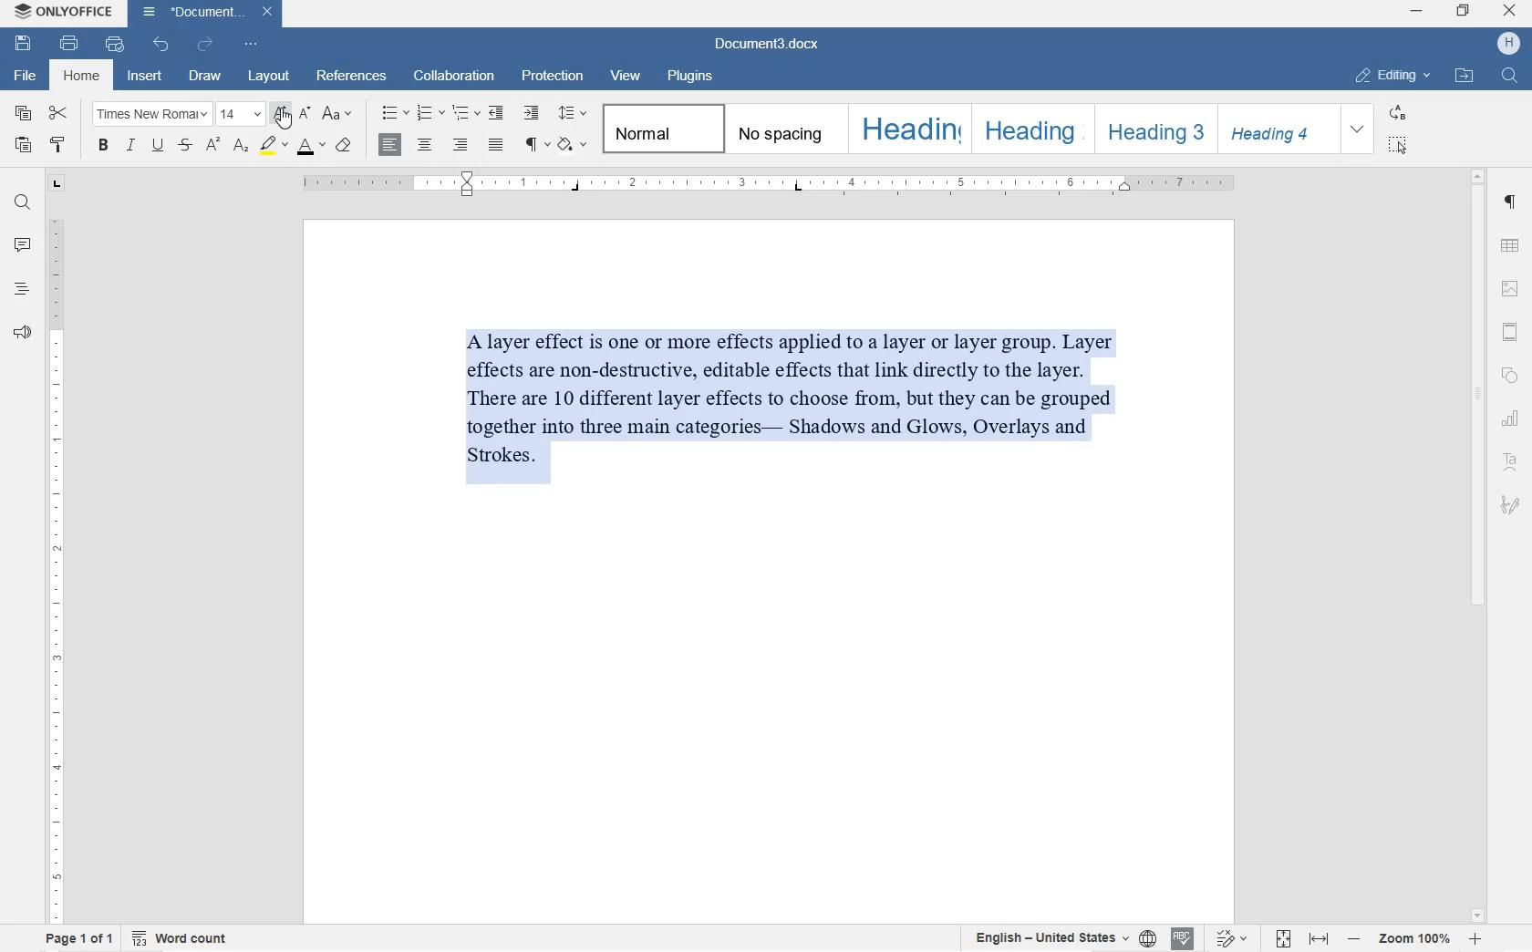 This screenshot has height=952, width=1532. I want to click on copy, so click(26, 114).